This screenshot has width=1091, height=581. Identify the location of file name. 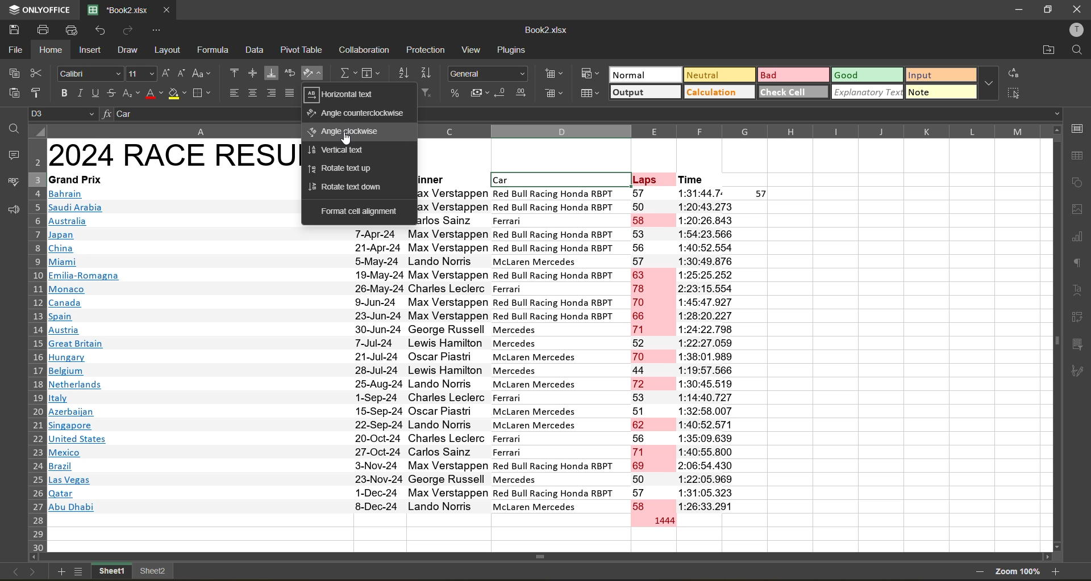
(546, 30).